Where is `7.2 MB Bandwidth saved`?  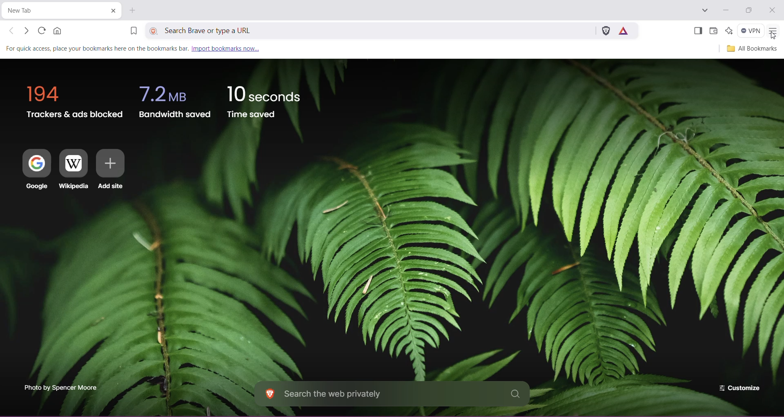
7.2 MB Bandwidth saved is located at coordinates (175, 100).